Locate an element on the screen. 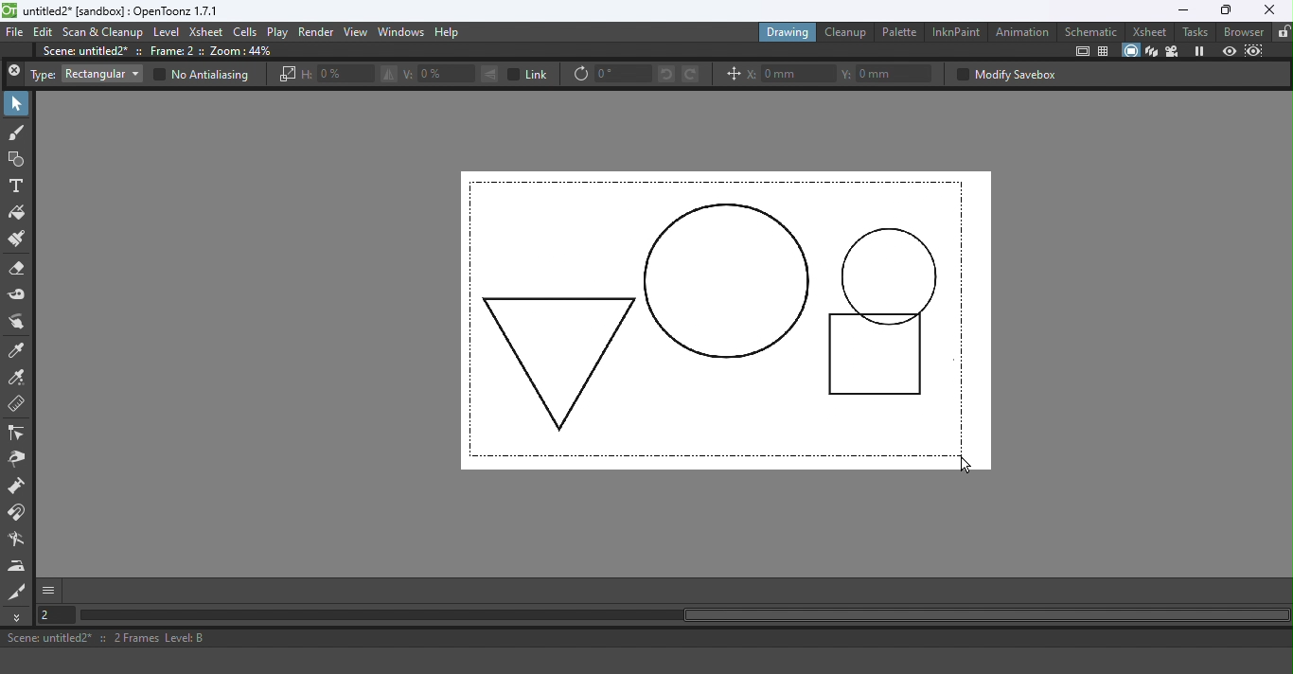  Type tool is located at coordinates (17, 186).